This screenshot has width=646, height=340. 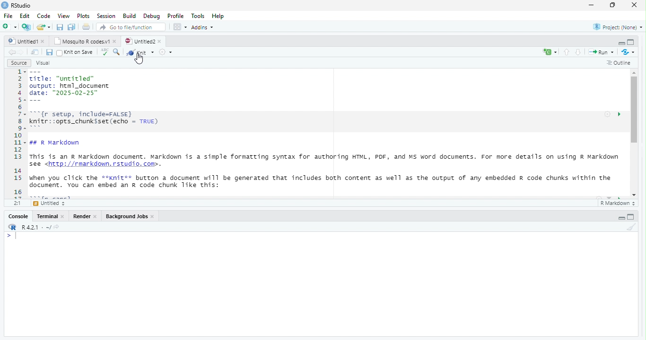 I want to click on grid, so click(x=180, y=26).